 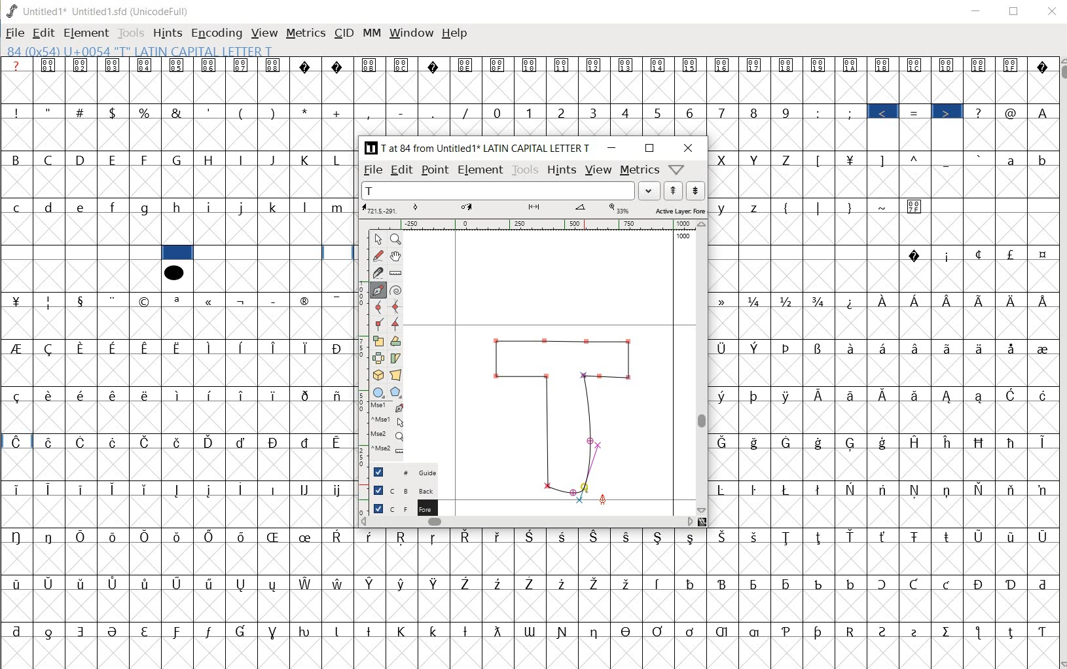 What do you see at coordinates (689, 113) in the screenshot?
I see `6` at bounding box center [689, 113].